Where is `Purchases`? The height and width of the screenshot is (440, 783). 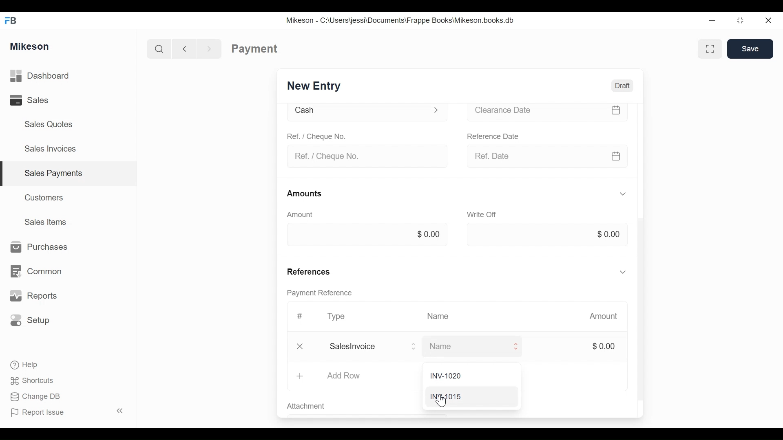
Purchases is located at coordinates (39, 247).